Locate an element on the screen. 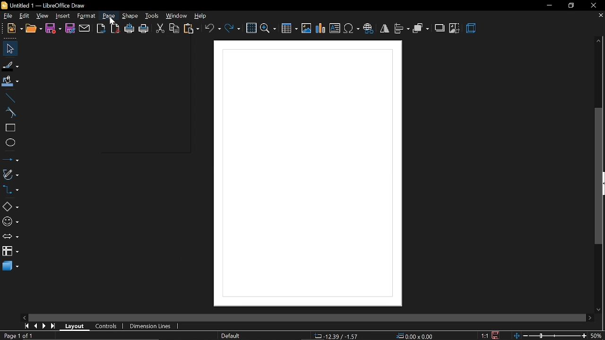  undo is located at coordinates (213, 29).